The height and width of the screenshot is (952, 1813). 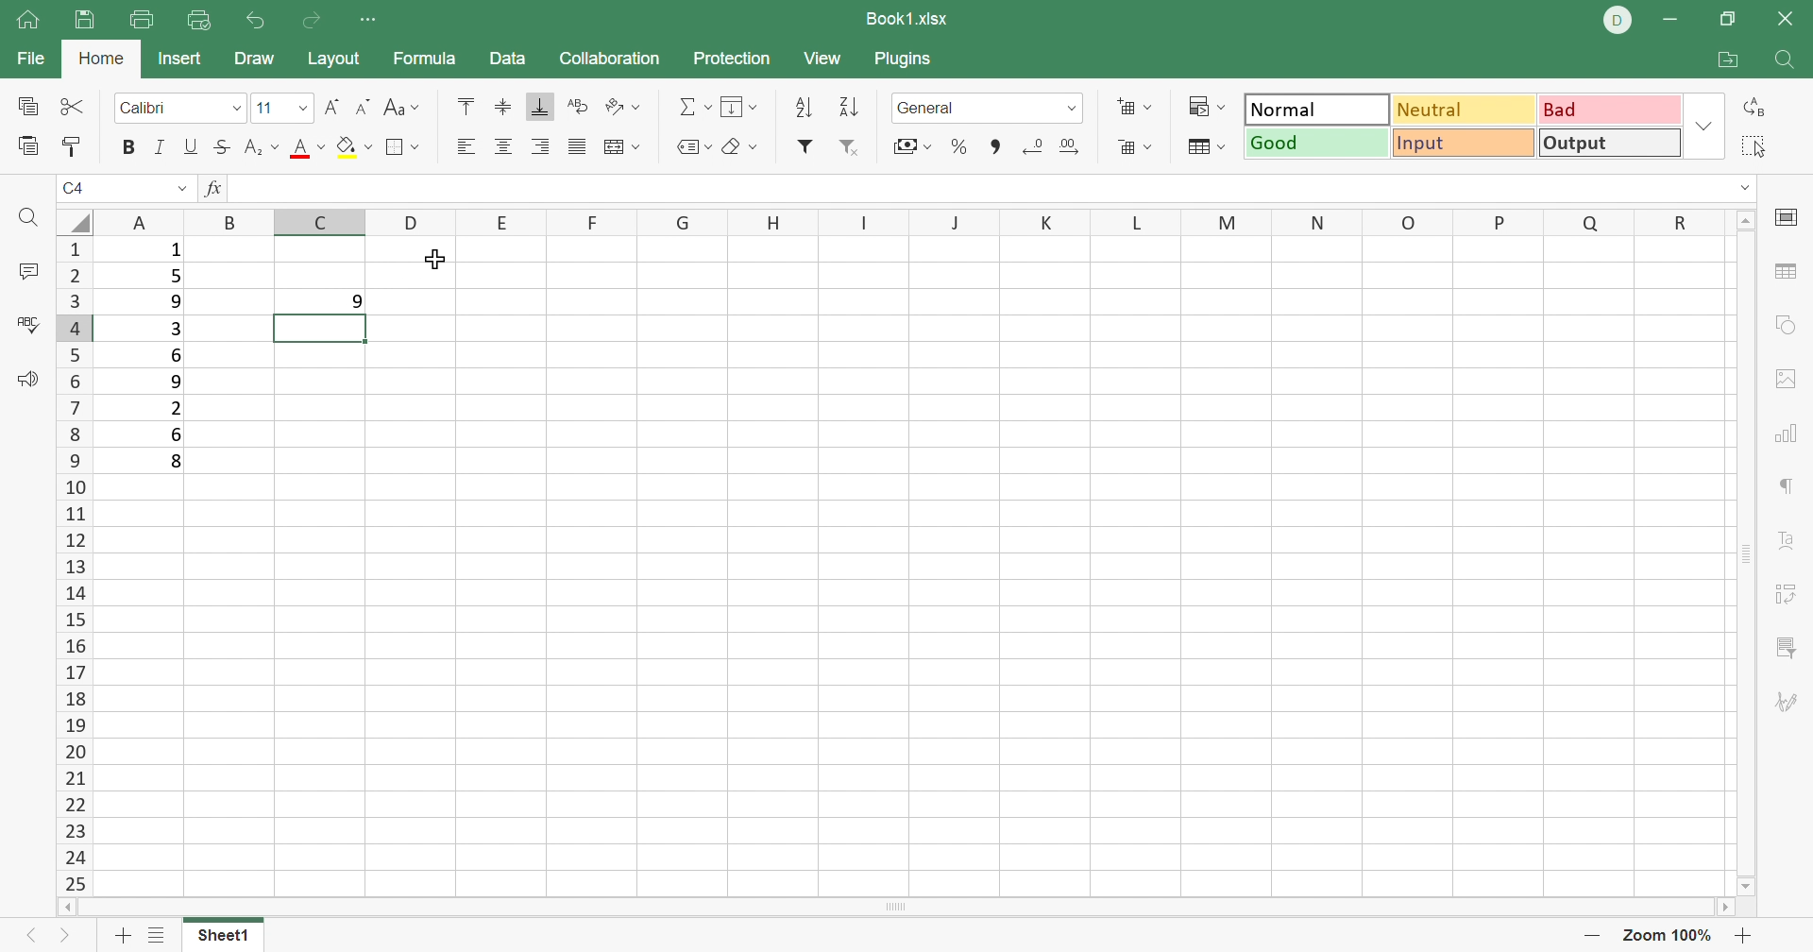 I want to click on File, so click(x=26, y=59).